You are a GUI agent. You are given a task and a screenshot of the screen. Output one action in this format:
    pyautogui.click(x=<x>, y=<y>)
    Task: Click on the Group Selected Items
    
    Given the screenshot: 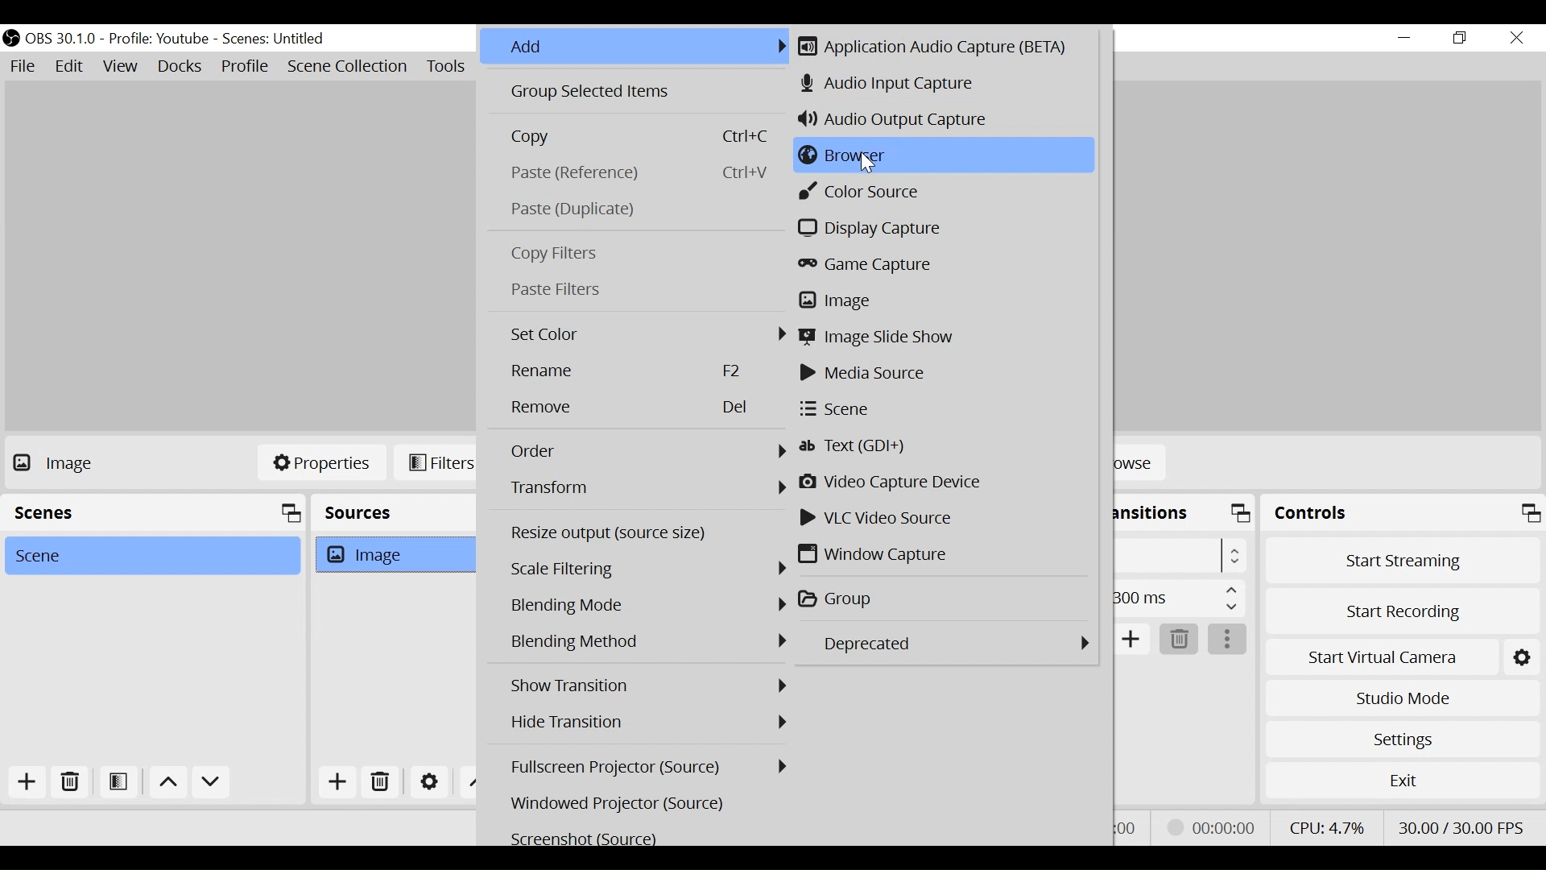 What is the action you would take?
    pyautogui.click(x=643, y=91)
    